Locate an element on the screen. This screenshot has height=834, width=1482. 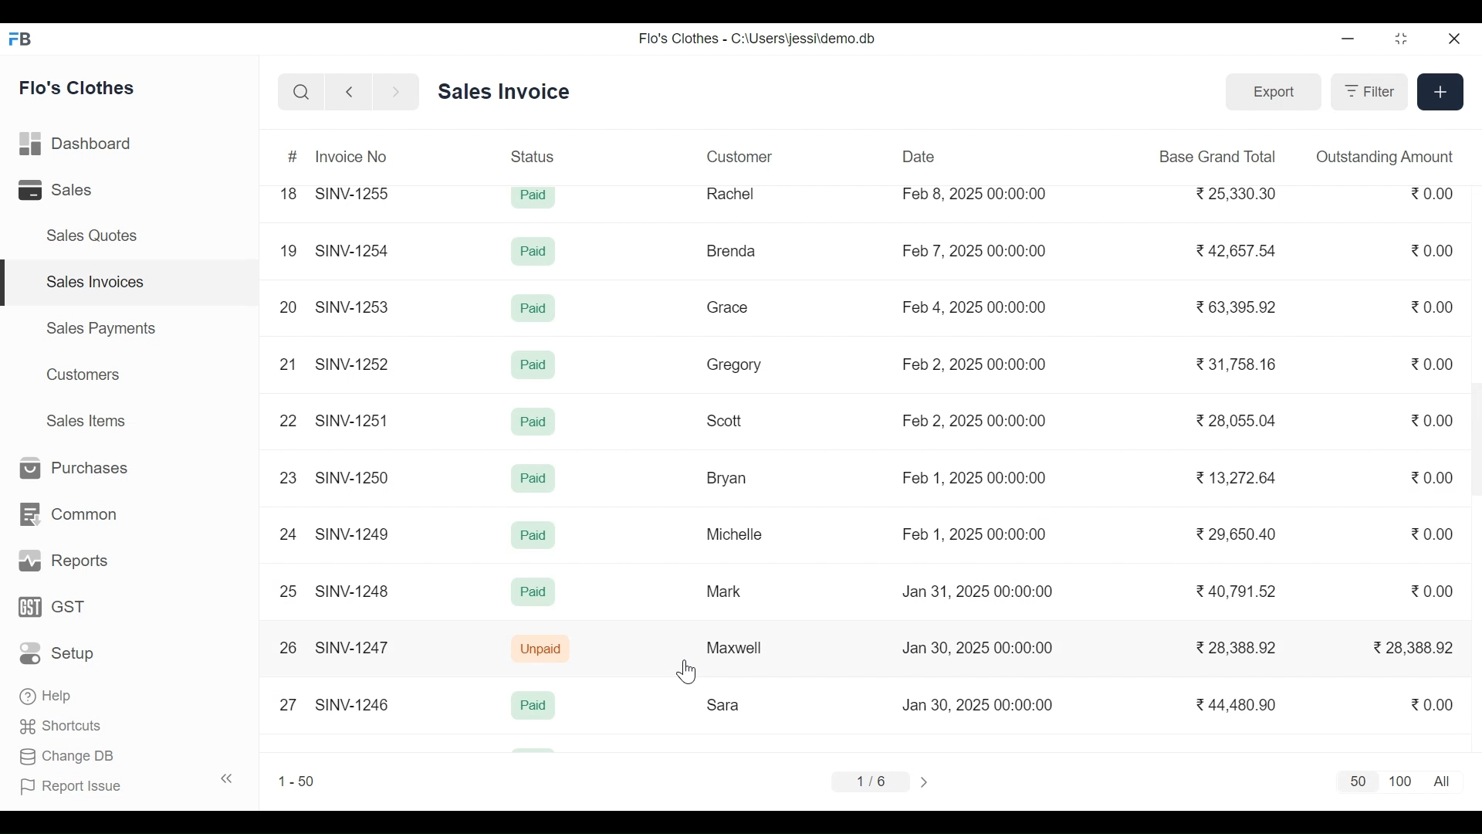
Feb 2, 2025 00:00:00 is located at coordinates (974, 364).